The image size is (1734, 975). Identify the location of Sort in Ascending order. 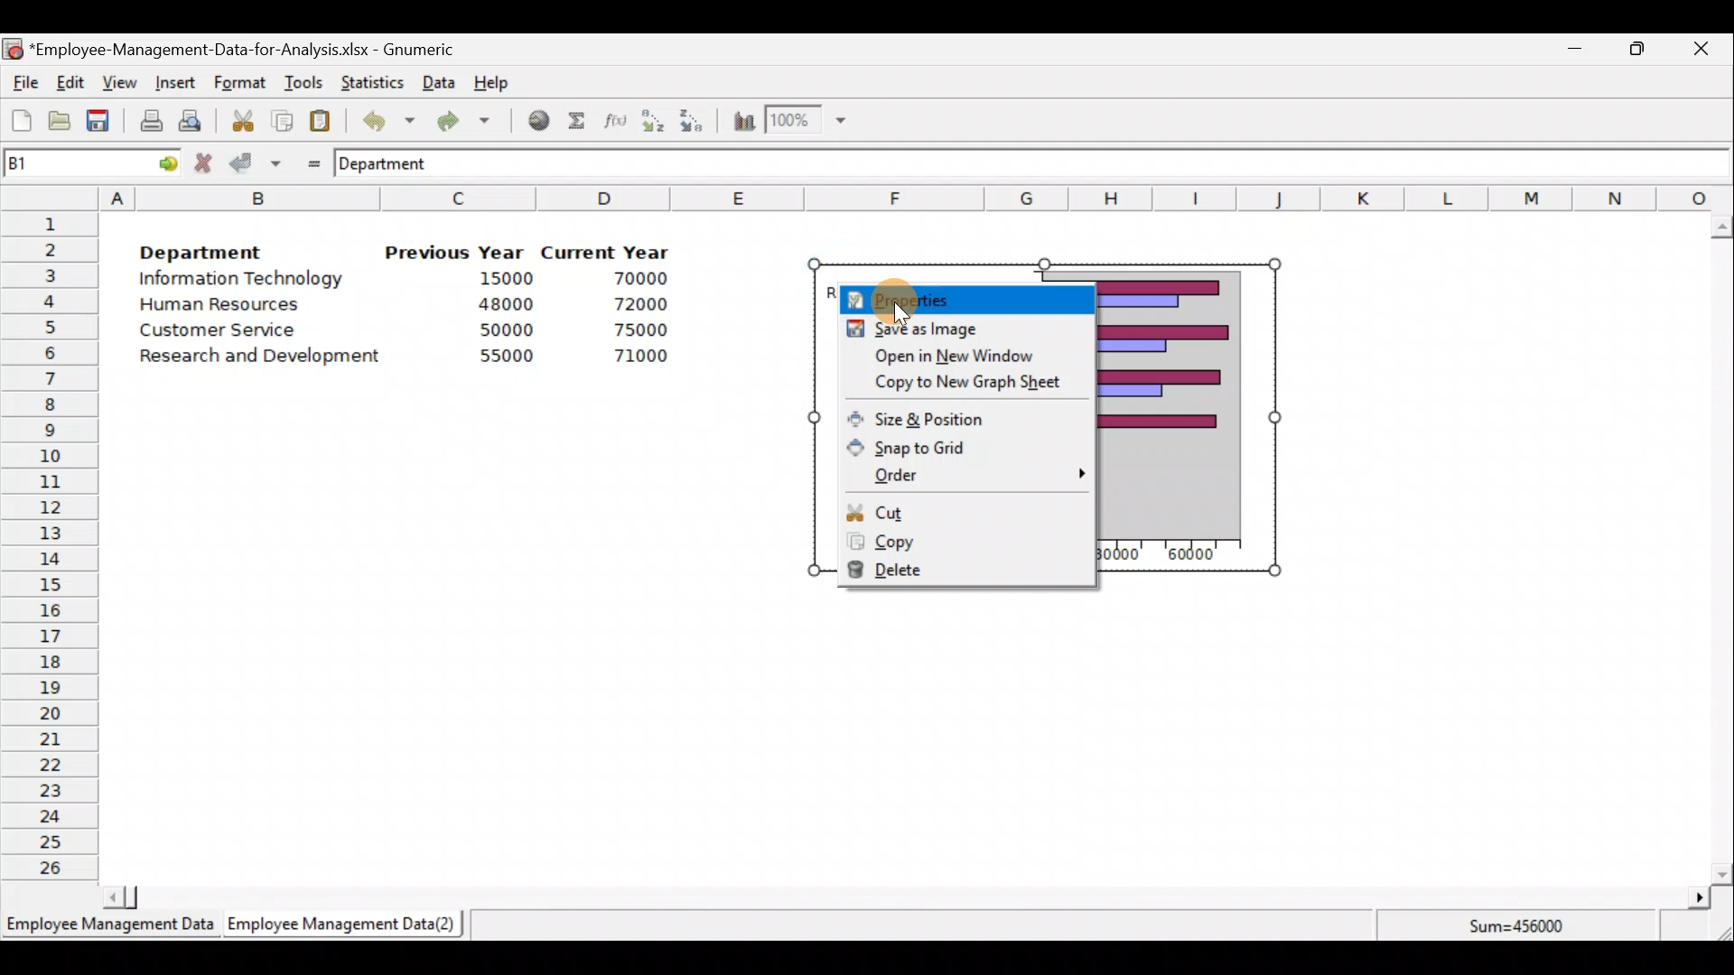
(652, 120).